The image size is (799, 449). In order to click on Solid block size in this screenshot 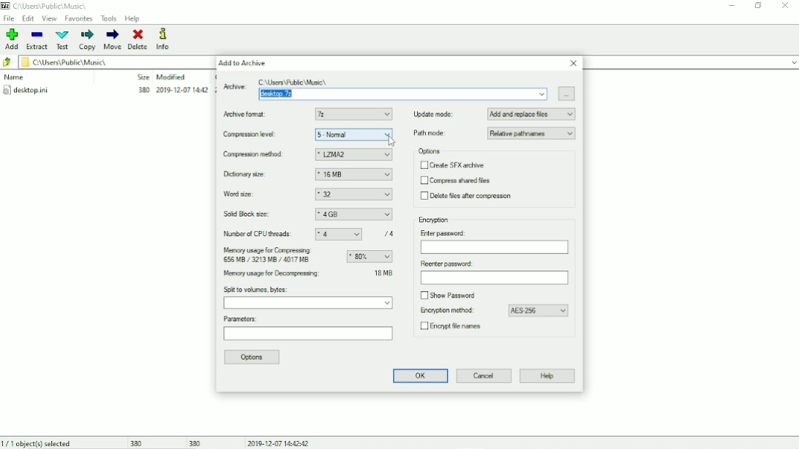, I will do `click(248, 214)`.